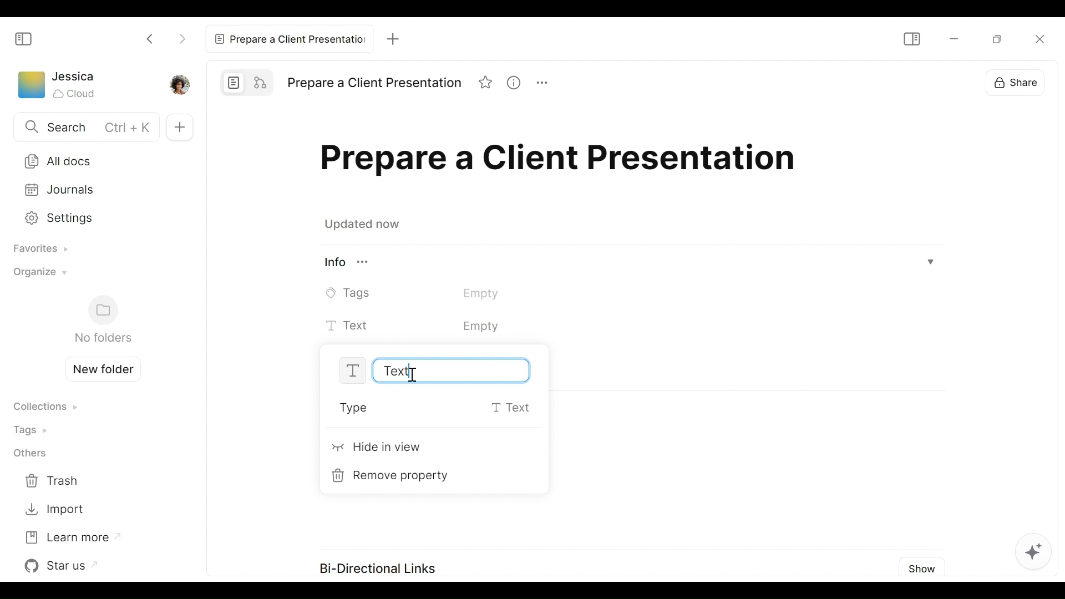  I want to click on Title, so click(563, 162).